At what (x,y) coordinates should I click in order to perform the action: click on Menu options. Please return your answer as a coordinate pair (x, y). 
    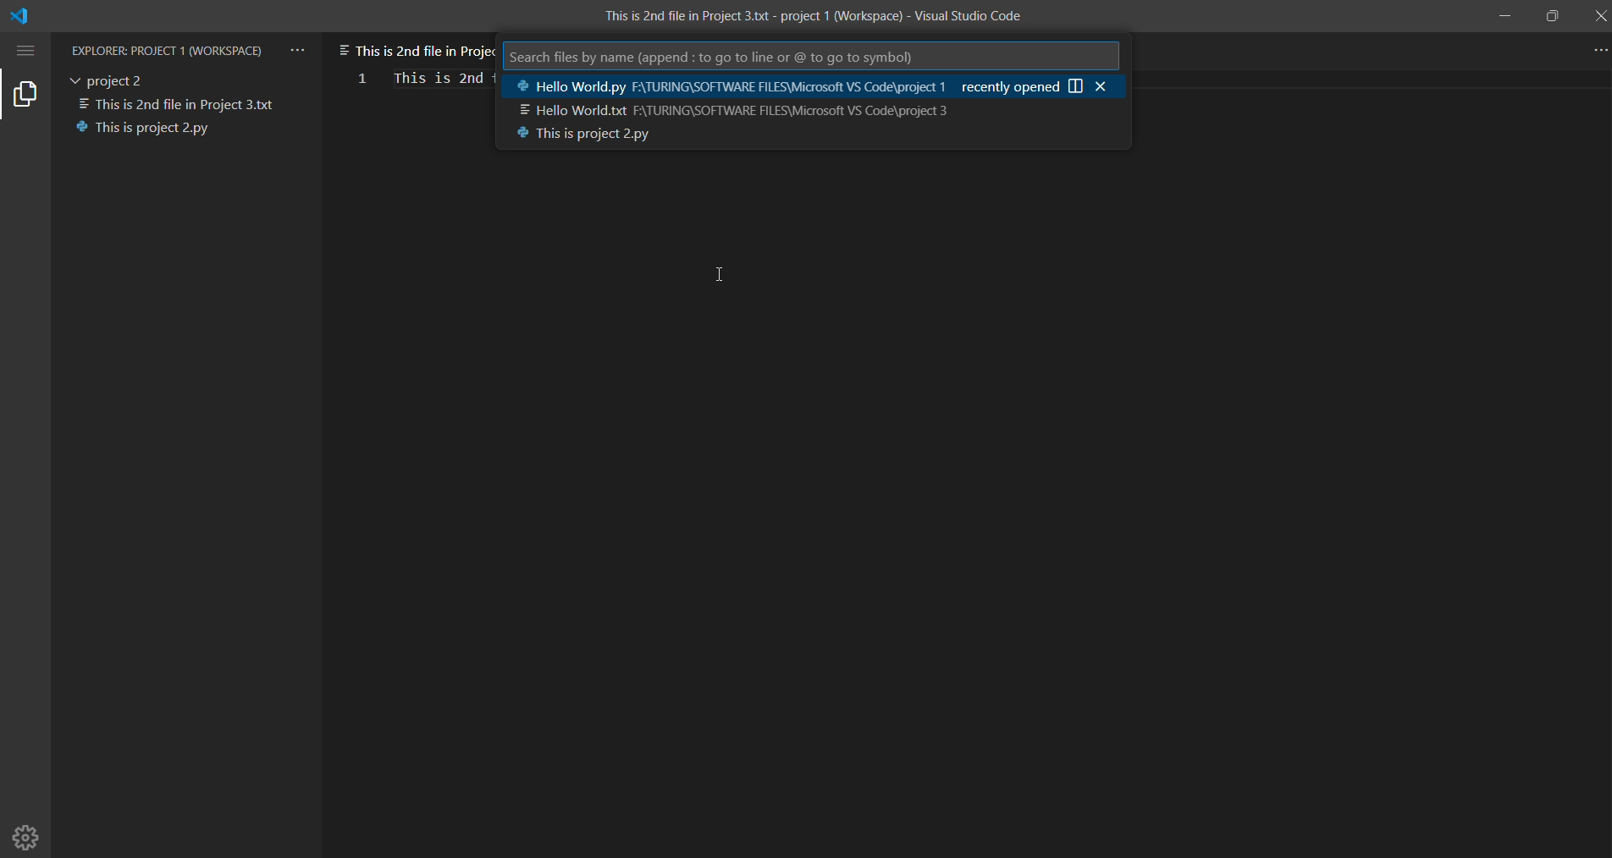
    Looking at the image, I should click on (28, 50).